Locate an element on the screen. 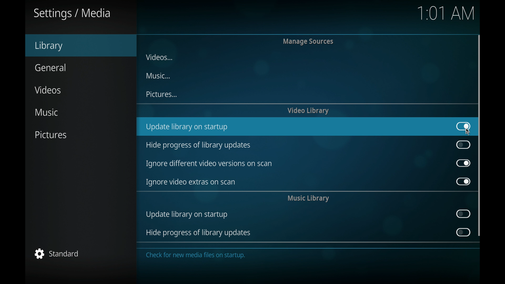  music library is located at coordinates (308, 199).